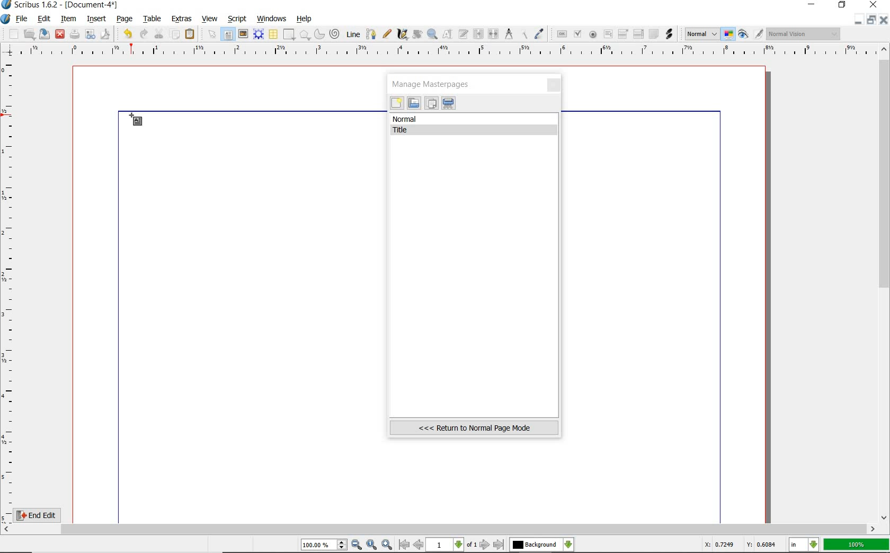 This screenshot has height=553, width=890. I want to click on zoom in or zoom out, so click(432, 34).